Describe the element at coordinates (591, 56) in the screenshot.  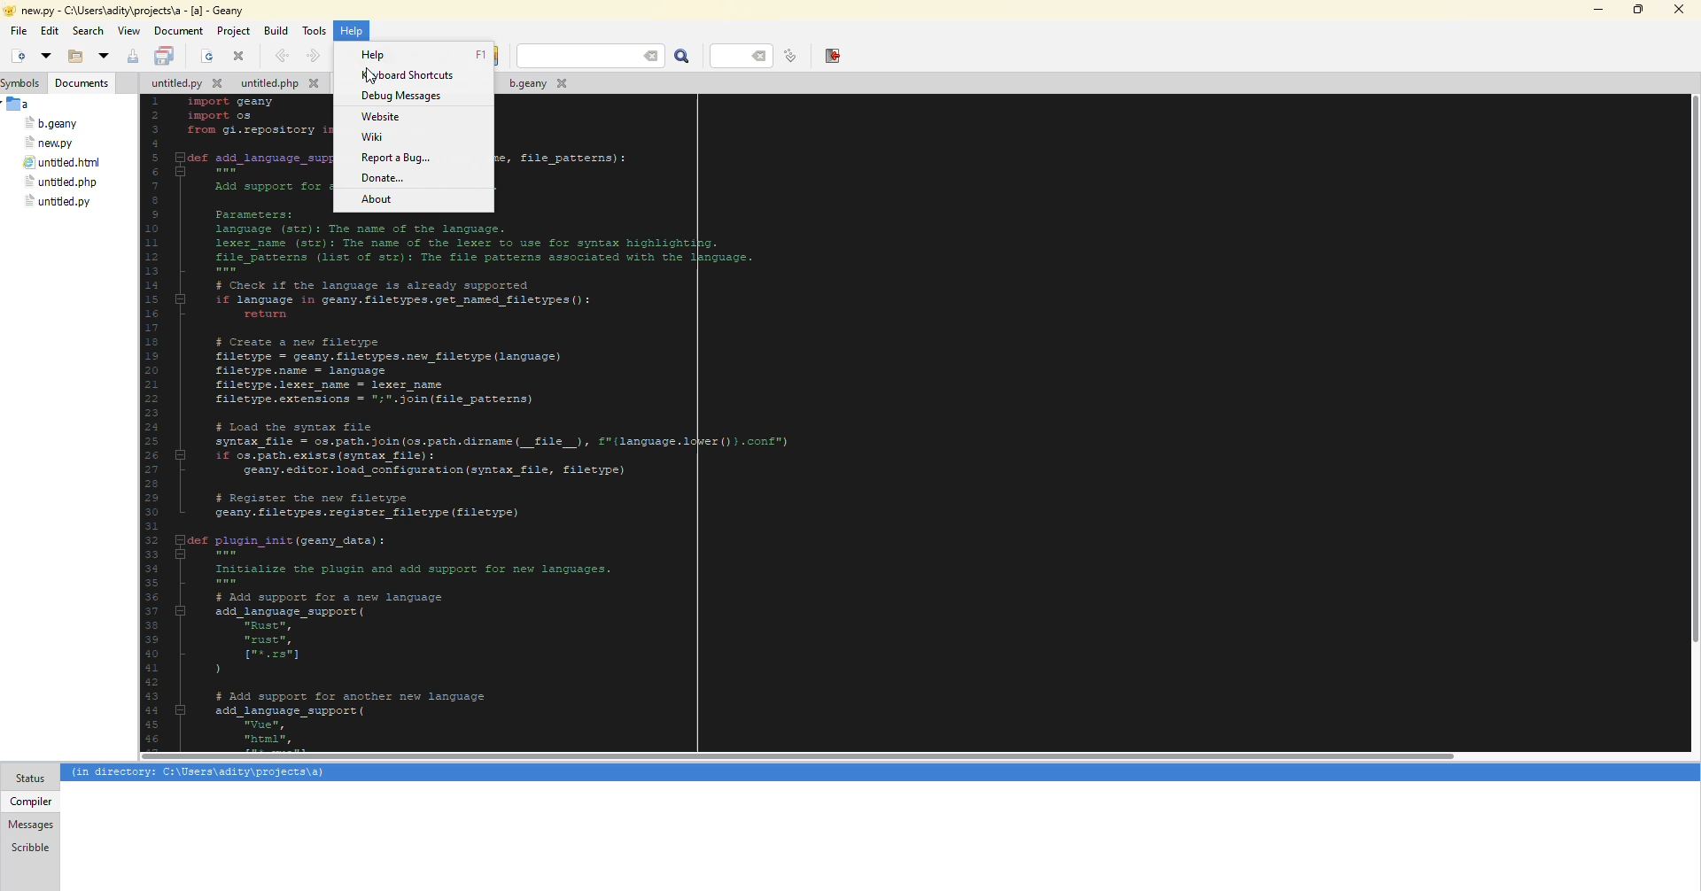
I see `search` at that location.